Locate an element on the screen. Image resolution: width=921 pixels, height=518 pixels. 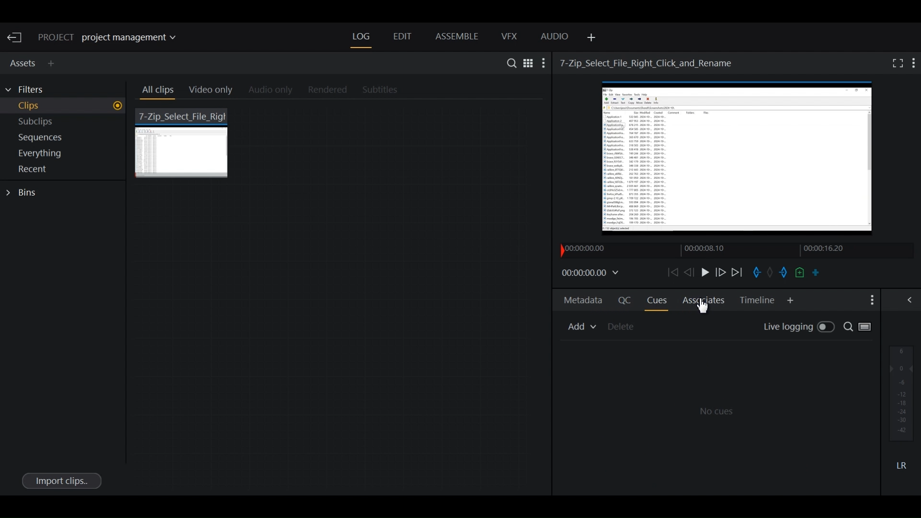
Move backward is located at coordinates (672, 272).